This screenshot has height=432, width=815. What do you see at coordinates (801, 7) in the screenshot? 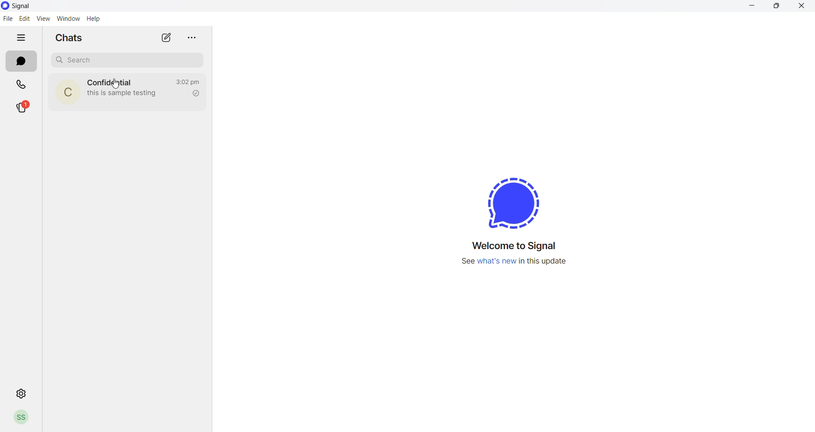
I see `close` at bounding box center [801, 7].